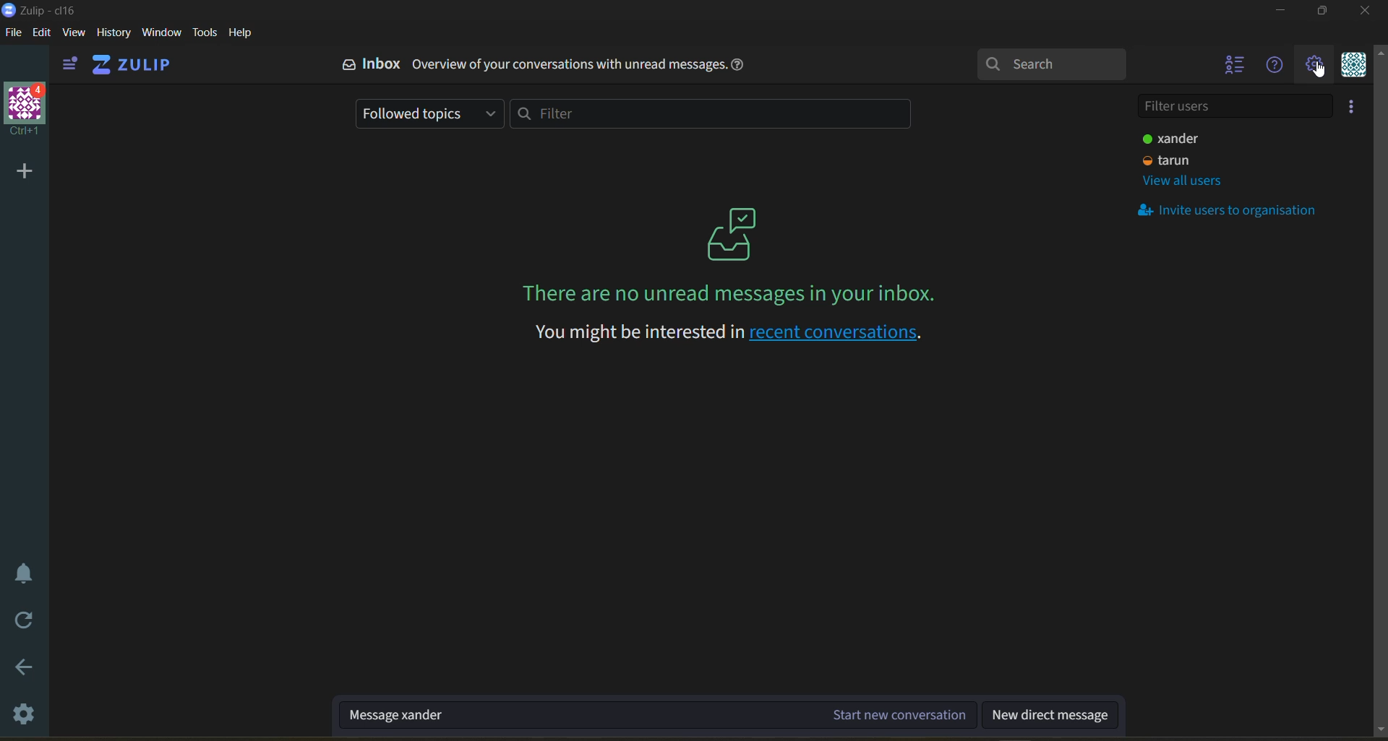 This screenshot has height=741, width=1388. Describe the element at coordinates (1175, 160) in the screenshot. I see `user status` at that location.